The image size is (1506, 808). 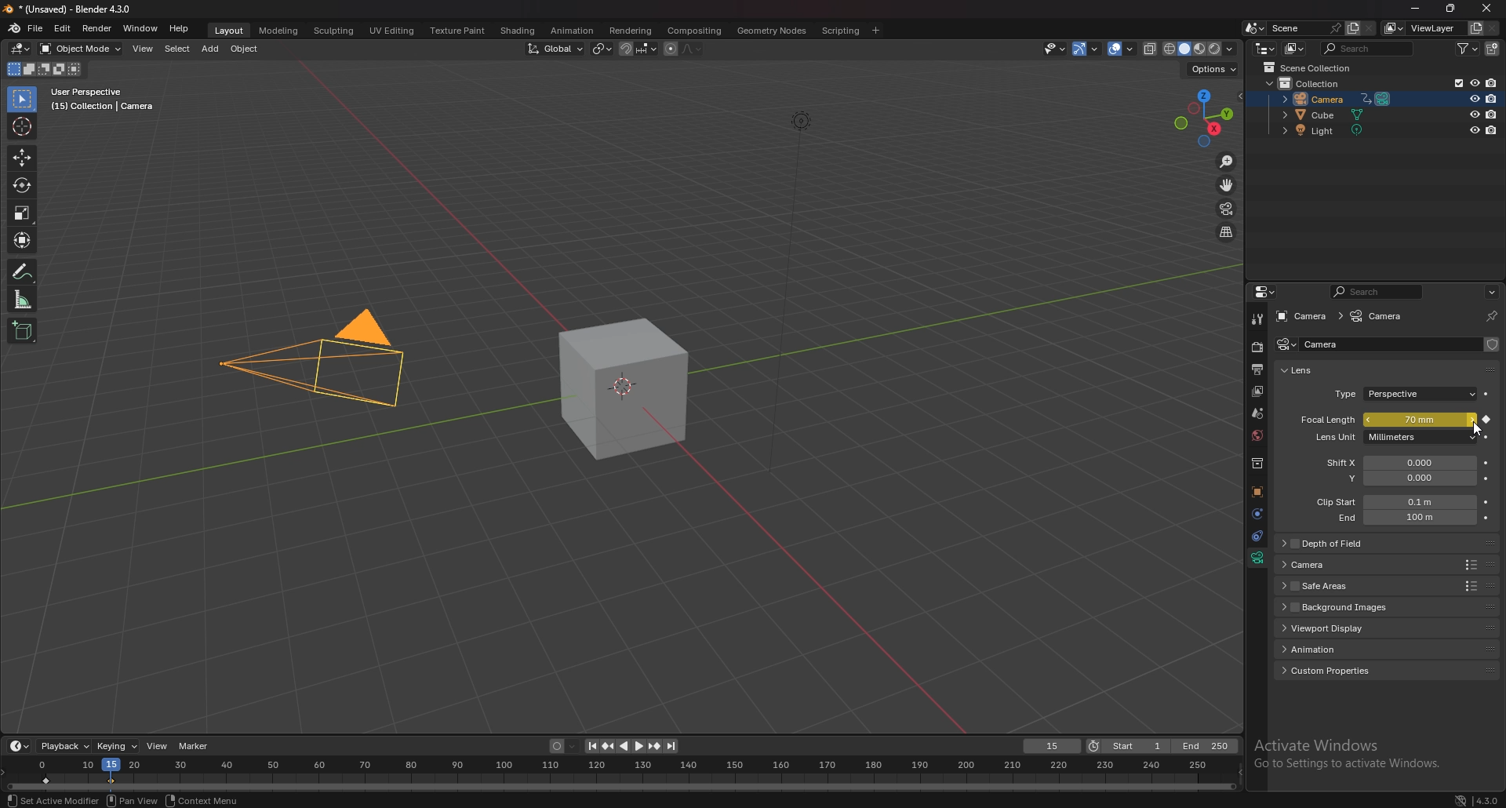 What do you see at coordinates (175, 49) in the screenshot?
I see `select` at bounding box center [175, 49].